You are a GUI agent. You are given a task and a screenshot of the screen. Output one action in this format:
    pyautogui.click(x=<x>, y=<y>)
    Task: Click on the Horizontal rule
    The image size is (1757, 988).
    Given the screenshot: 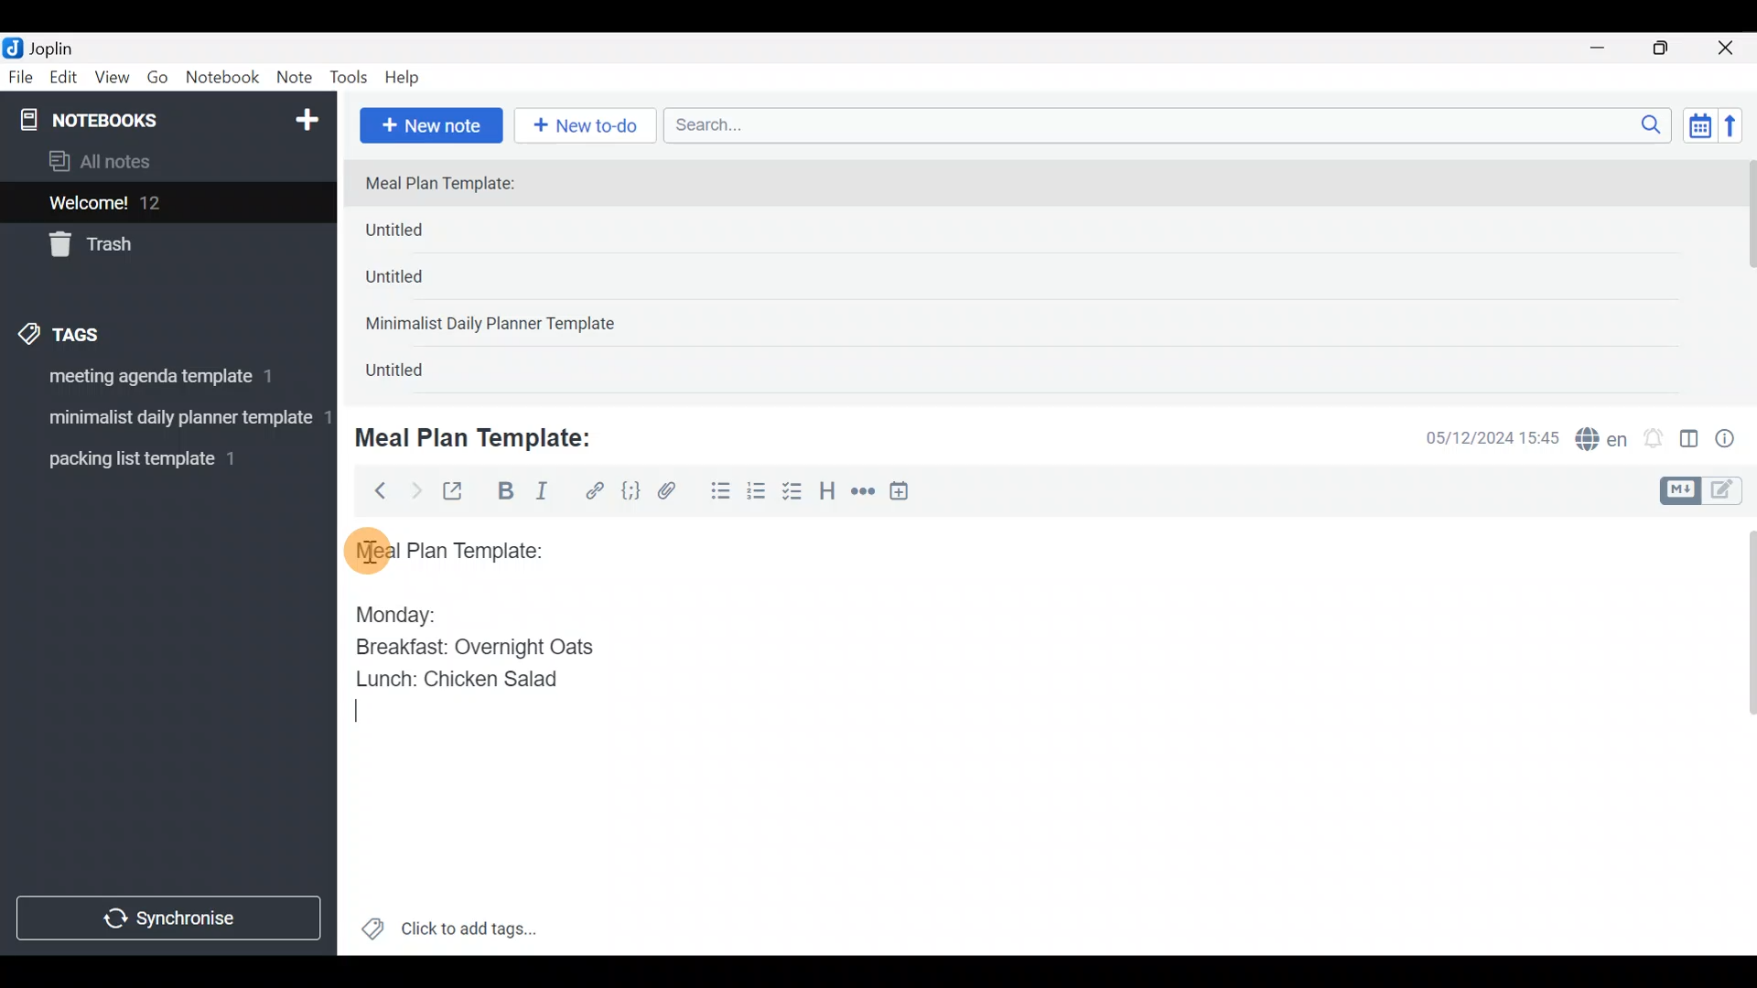 What is the action you would take?
    pyautogui.click(x=863, y=493)
    